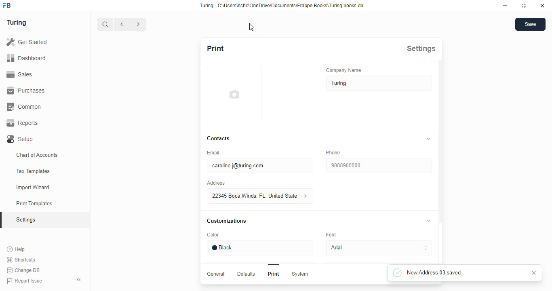  I want to click on black, so click(260, 248).